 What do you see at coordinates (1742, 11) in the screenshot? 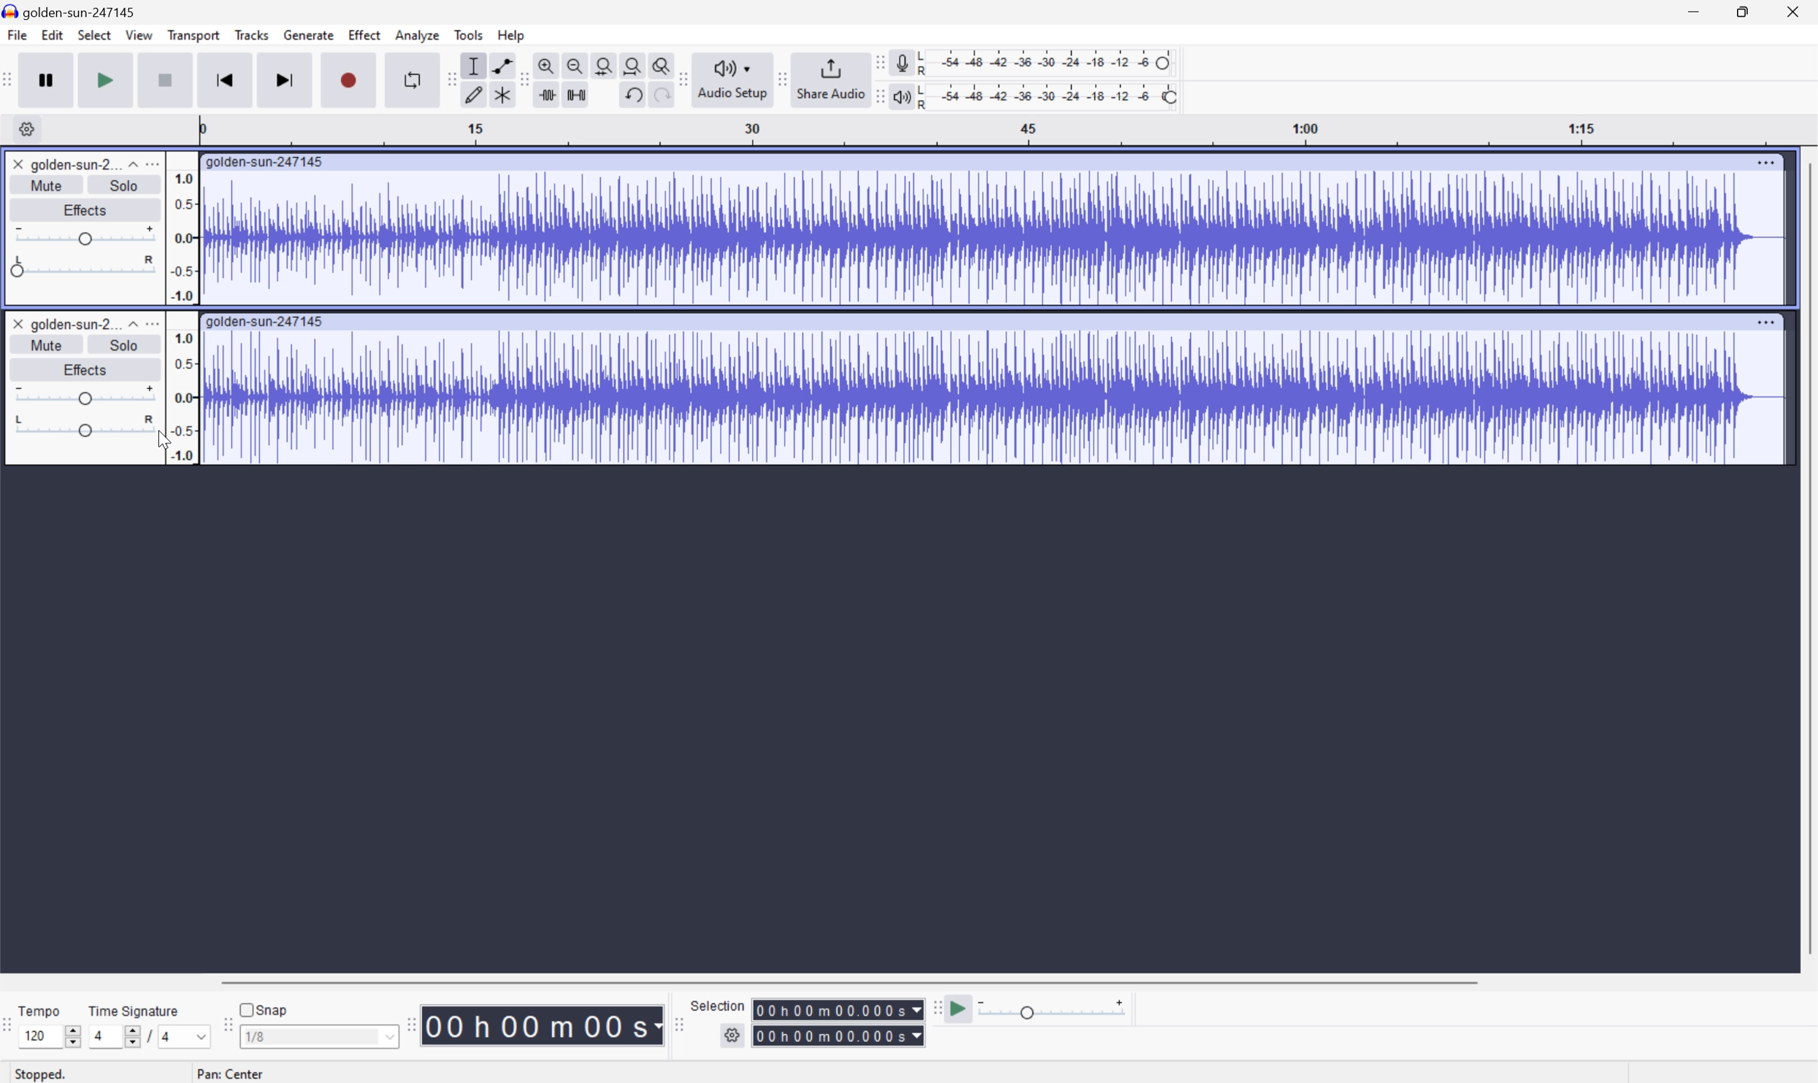
I see `Restore Down` at bounding box center [1742, 11].